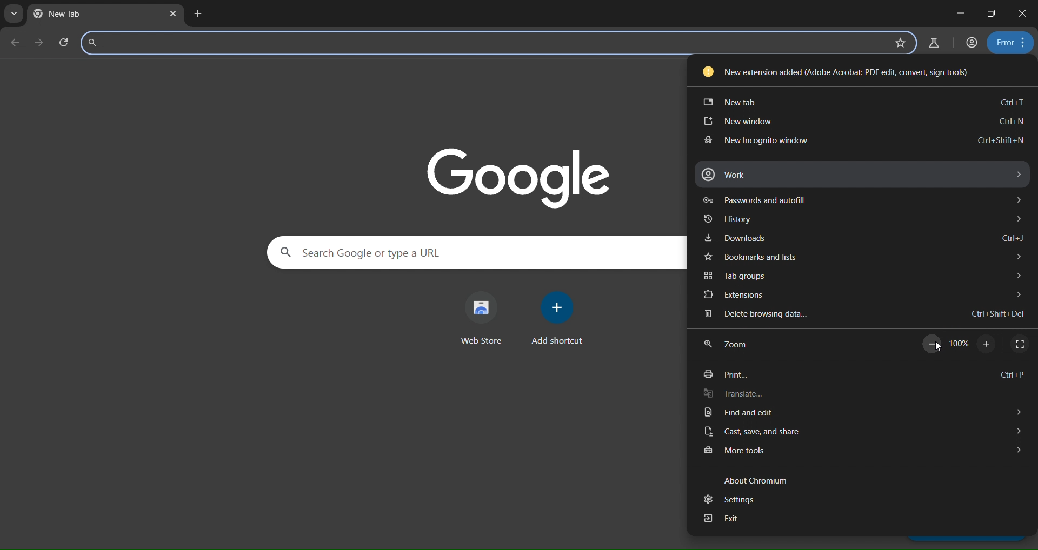 Image resolution: width=1038 pixels, height=550 pixels. Describe the element at coordinates (992, 13) in the screenshot. I see `restore down` at that location.